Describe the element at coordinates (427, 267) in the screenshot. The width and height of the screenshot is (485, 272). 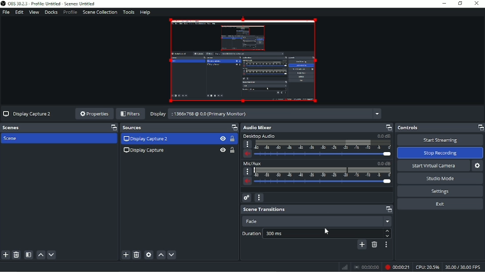
I see `CPU 20.5%` at that location.